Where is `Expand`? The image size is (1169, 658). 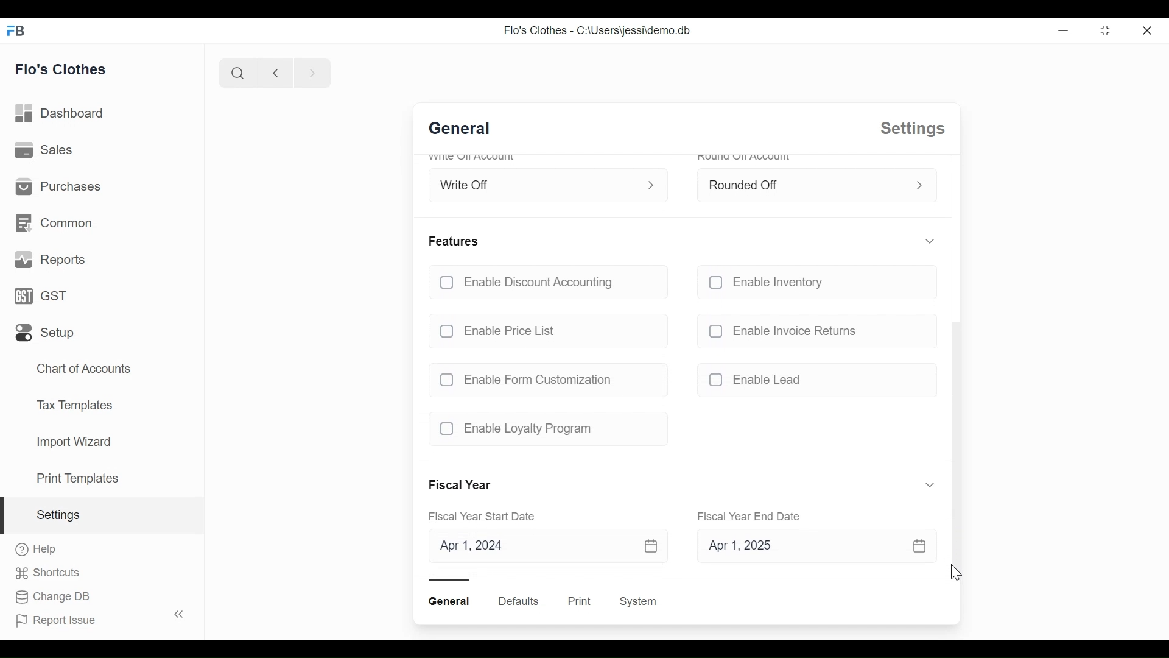
Expand is located at coordinates (929, 241).